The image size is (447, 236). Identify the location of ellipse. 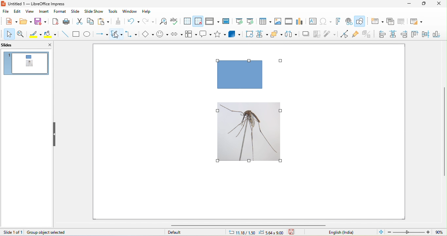
(88, 35).